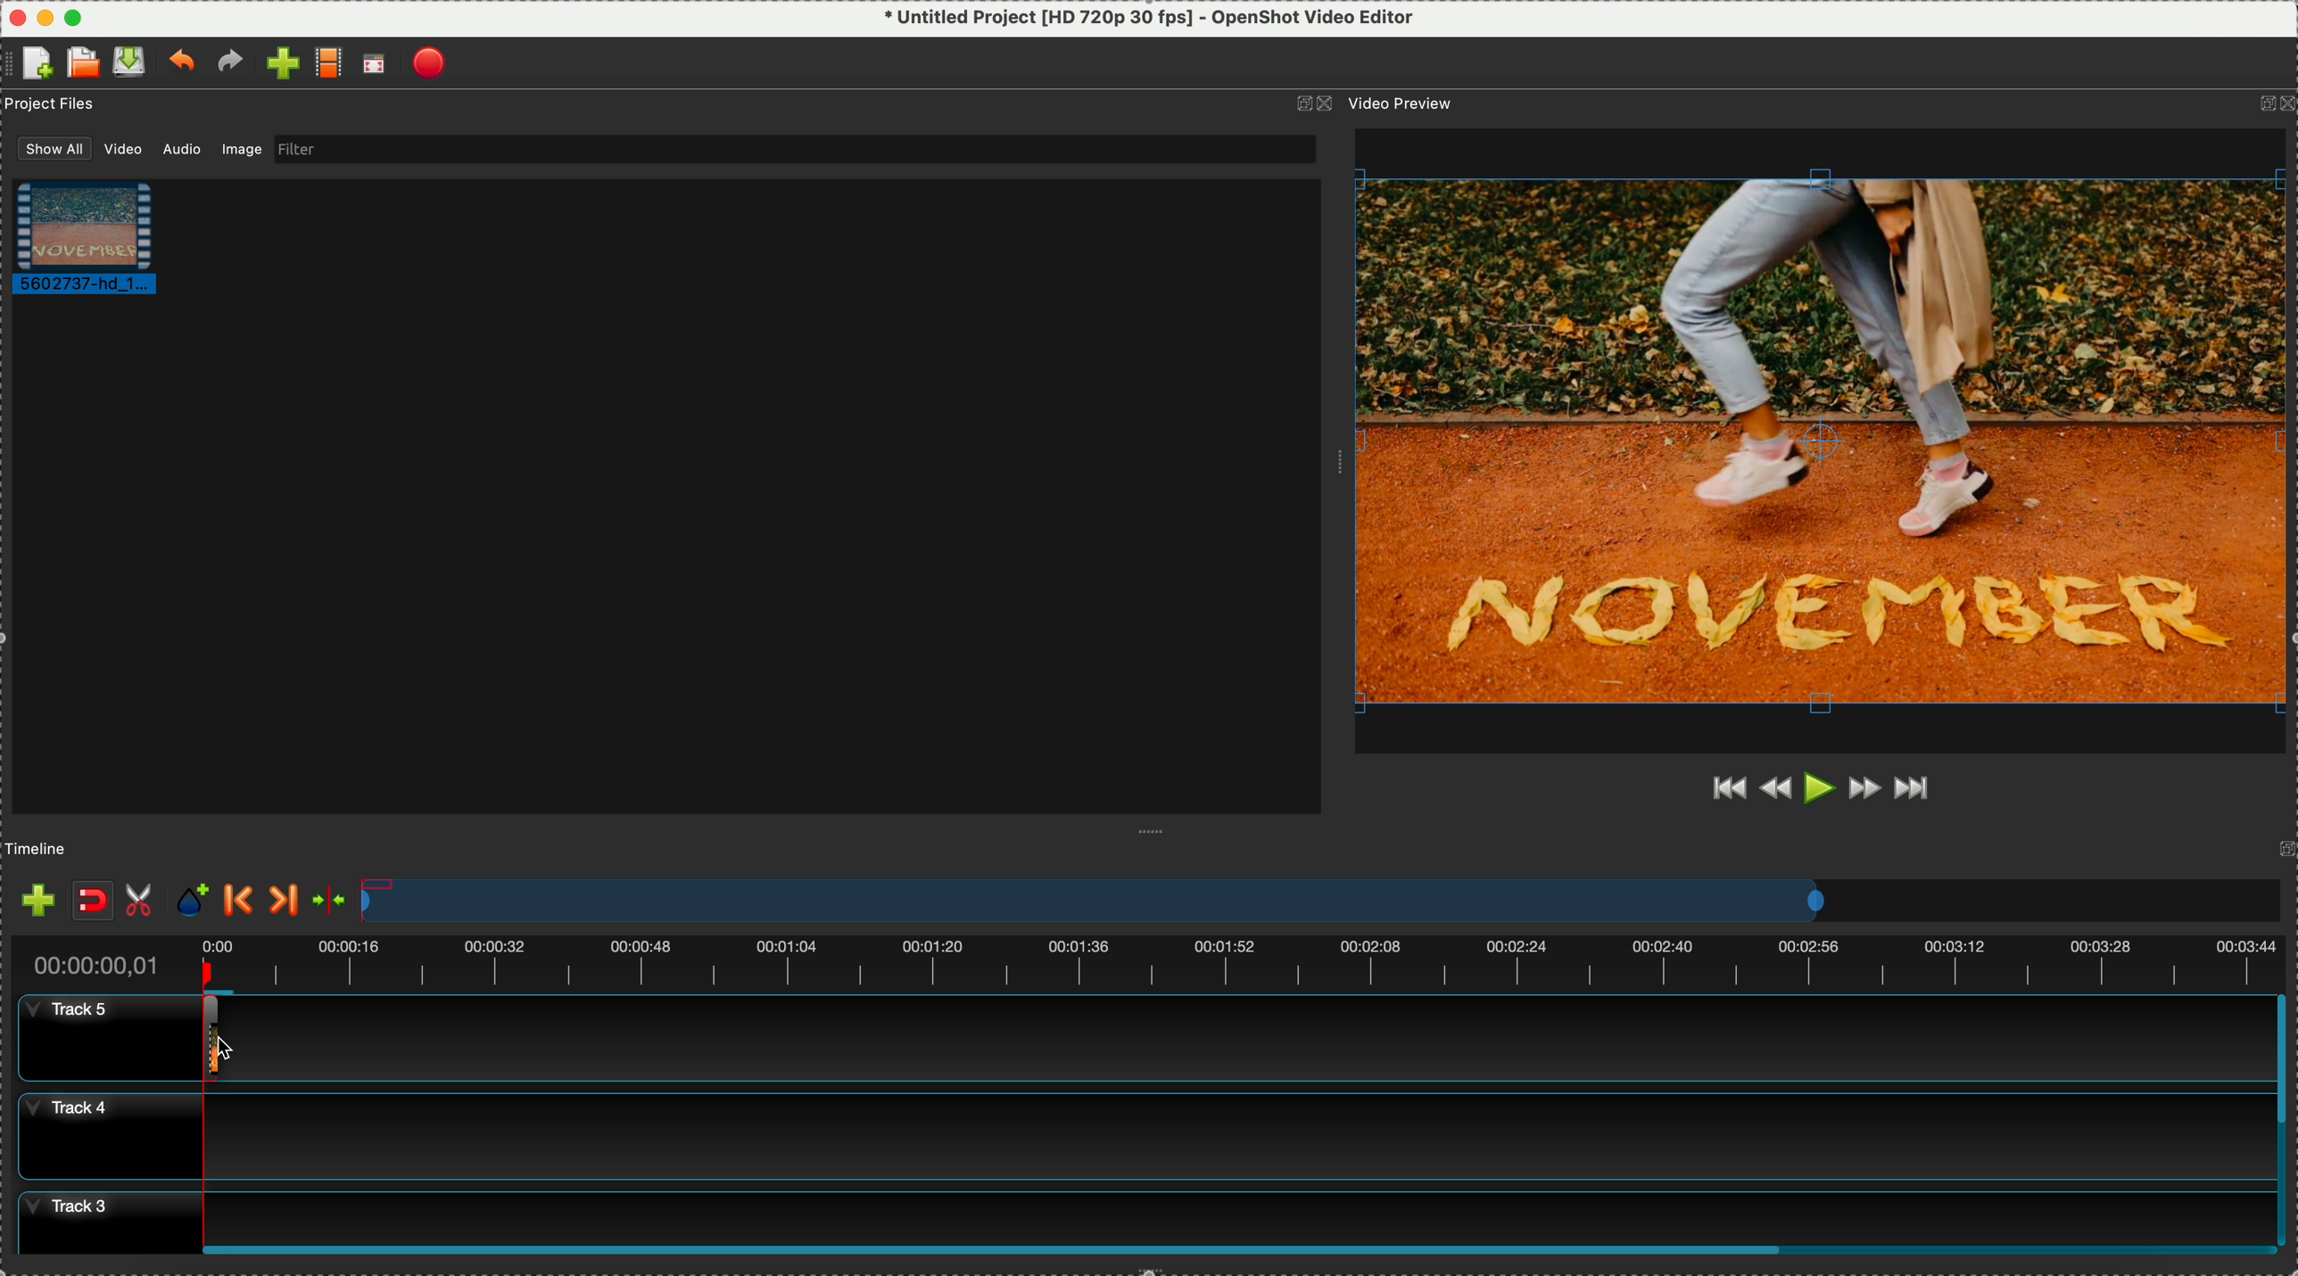 Image resolution: width=2298 pixels, height=1276 pixels. I want to click on full screen, so click(376, 65).